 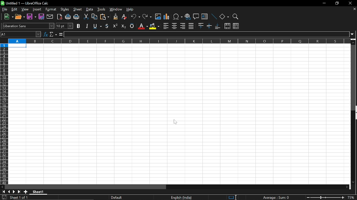 I want to click on input line, so click(x=207, y=34).